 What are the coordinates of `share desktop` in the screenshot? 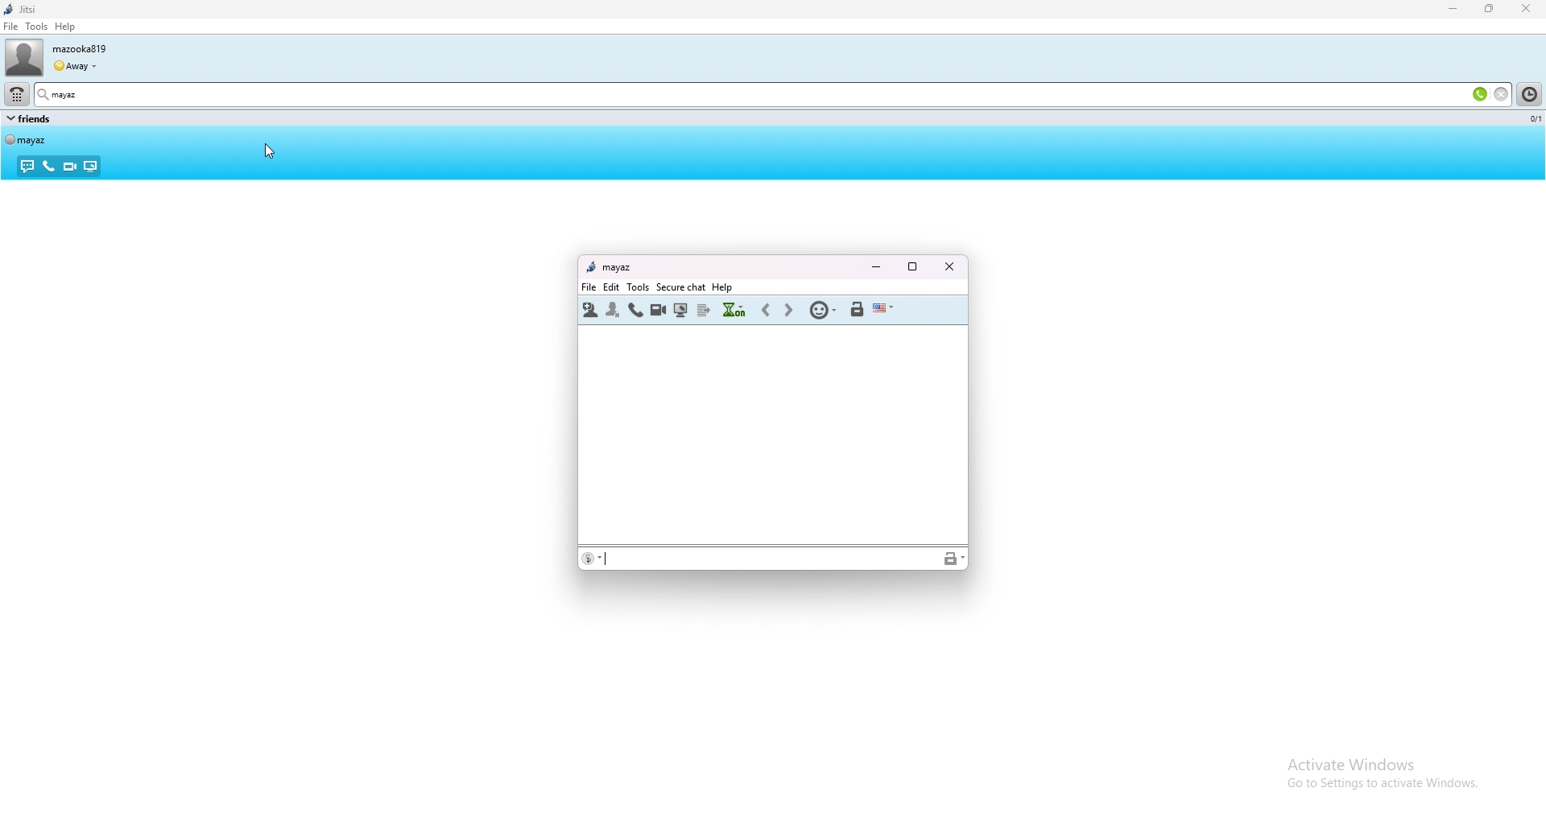 It's located at (681, 310).